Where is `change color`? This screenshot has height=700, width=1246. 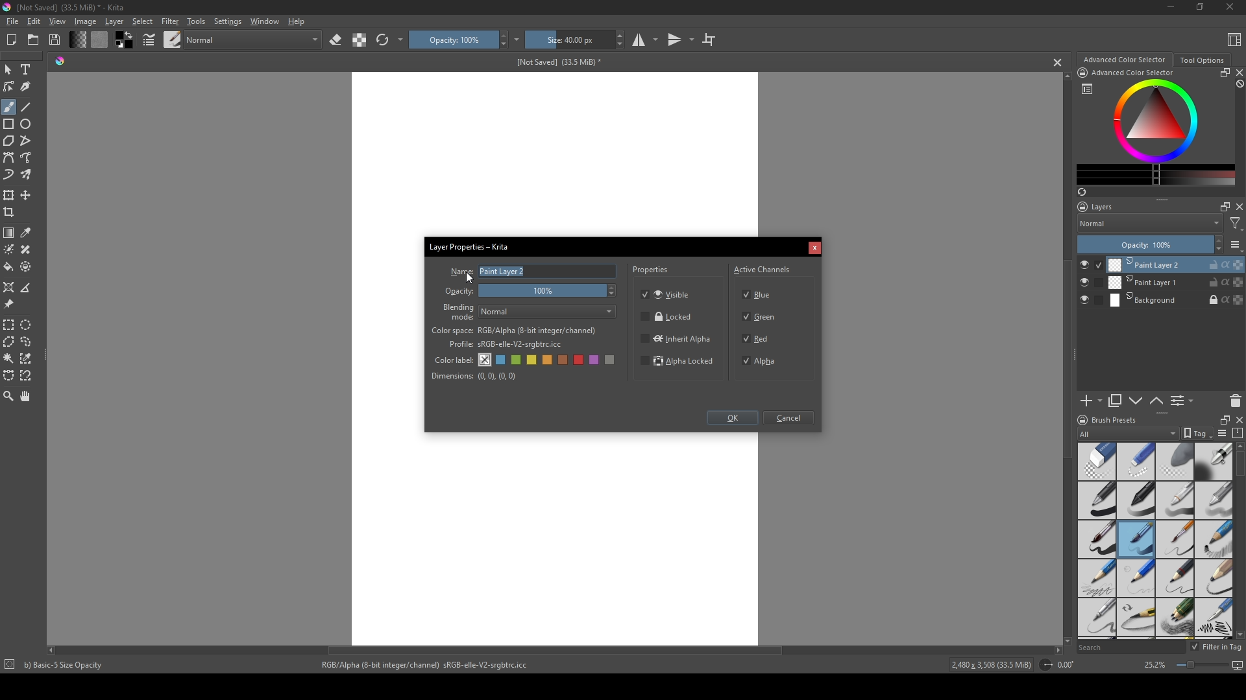
change color is located at coordinates (1156, 174).